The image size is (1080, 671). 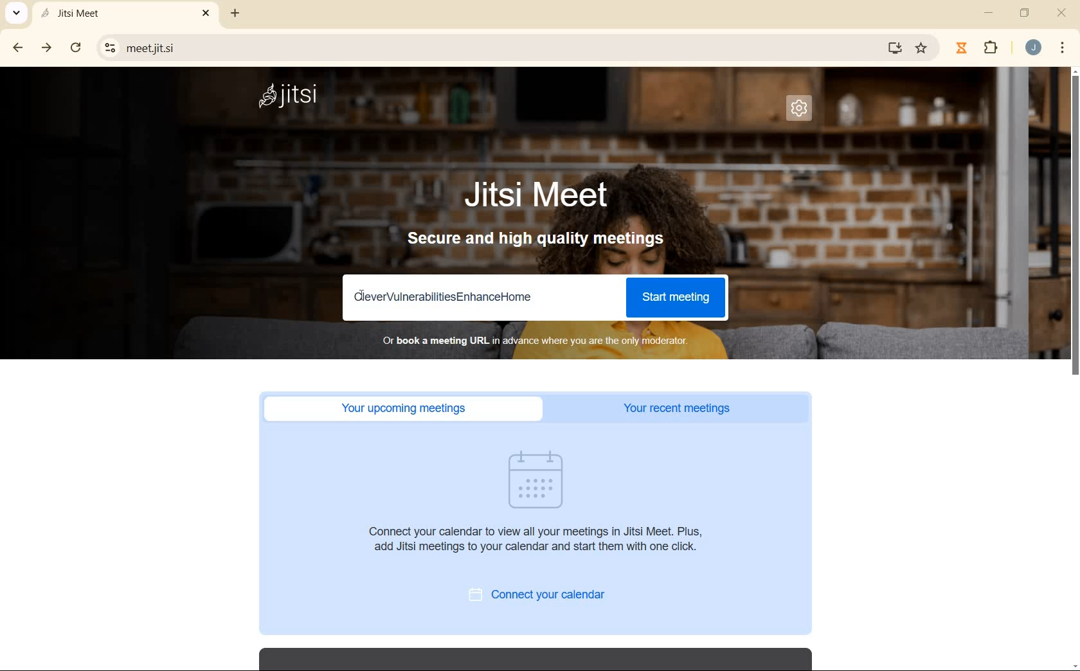 What do you see at coordinates (76, 48) in the screenshot?
I see `RELOAD` at bounding box center [76, 48].